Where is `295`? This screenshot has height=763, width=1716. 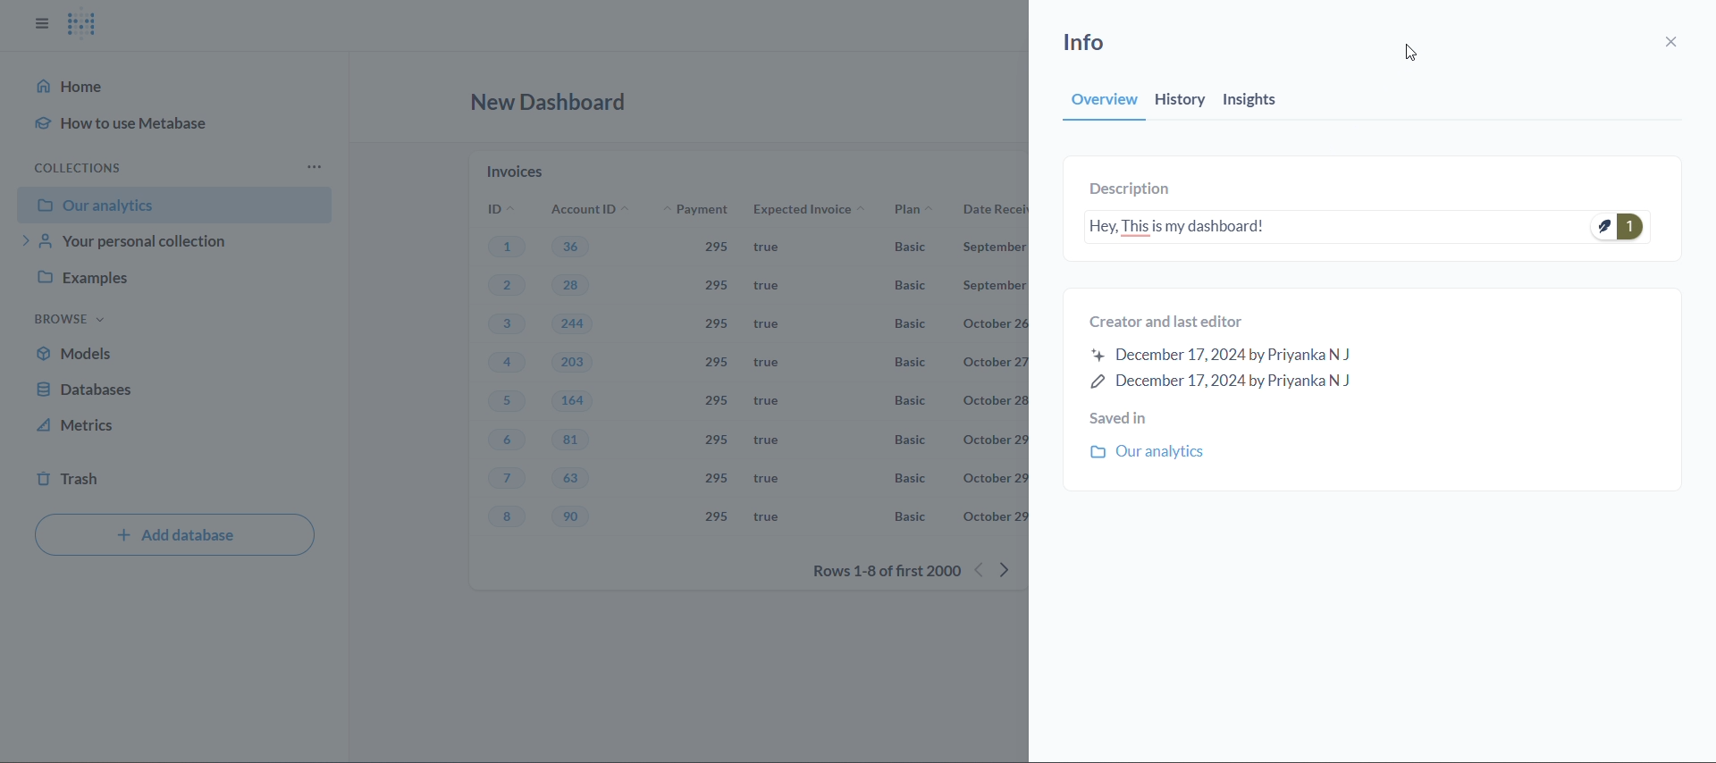
295 is located at coordinates (721, 401).